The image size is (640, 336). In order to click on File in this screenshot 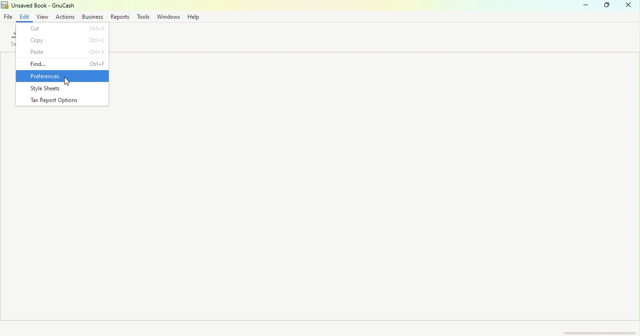, I will do `click(8, 18)`.